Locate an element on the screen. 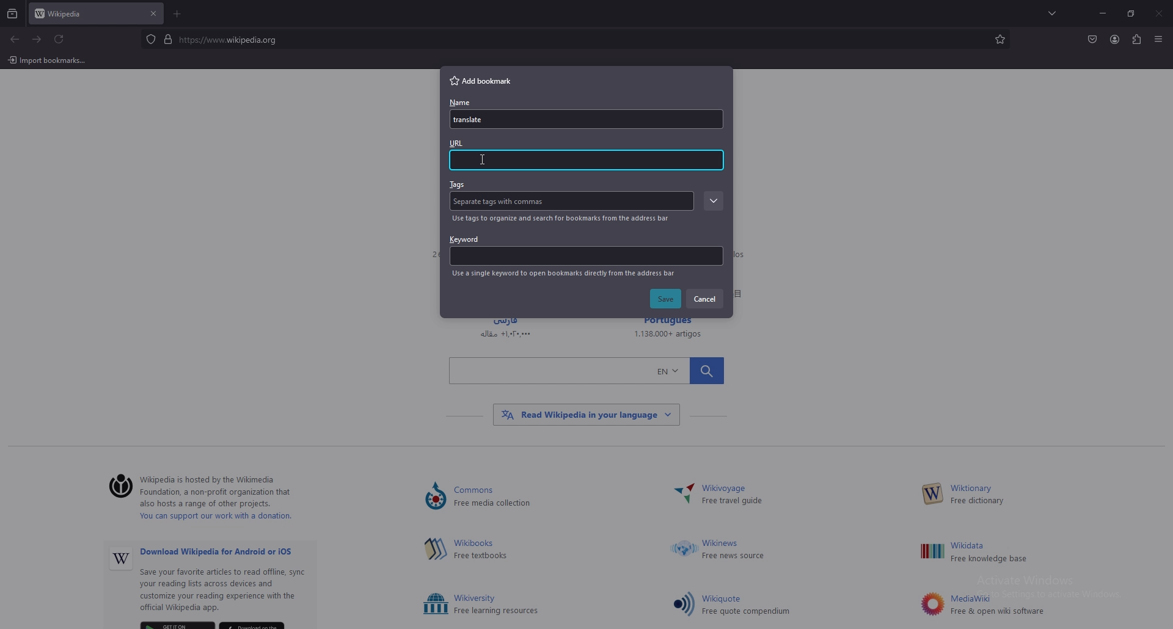  profile is located at coordinates (1115, 40).